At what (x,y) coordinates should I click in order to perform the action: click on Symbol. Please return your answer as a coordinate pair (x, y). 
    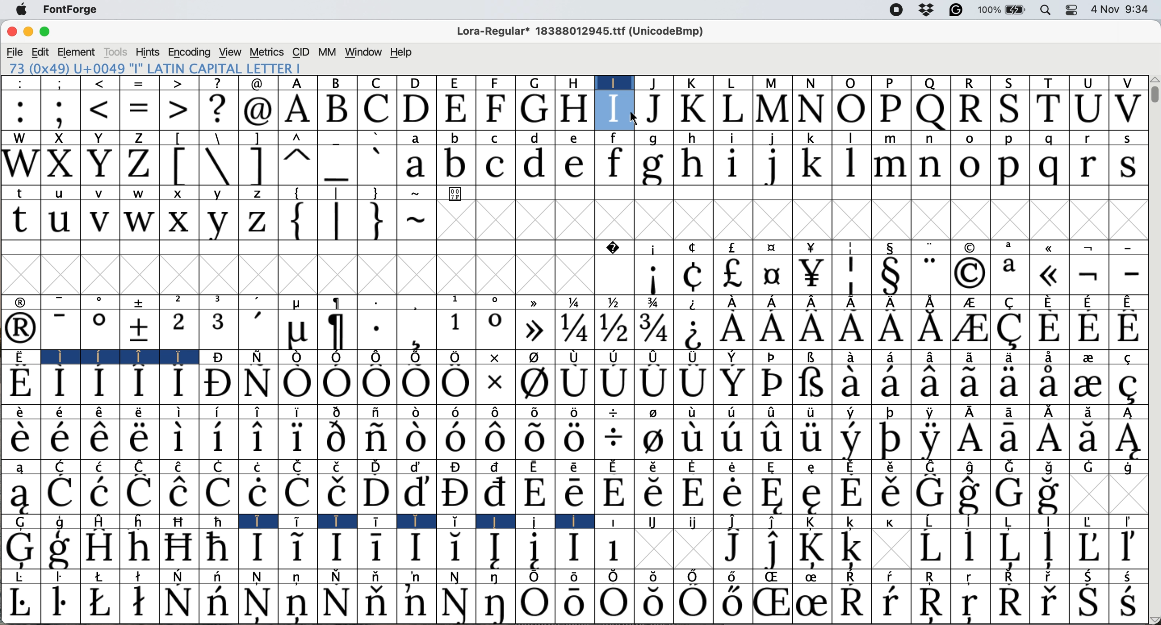
    Looking at the image, I should click on (1013, 412).